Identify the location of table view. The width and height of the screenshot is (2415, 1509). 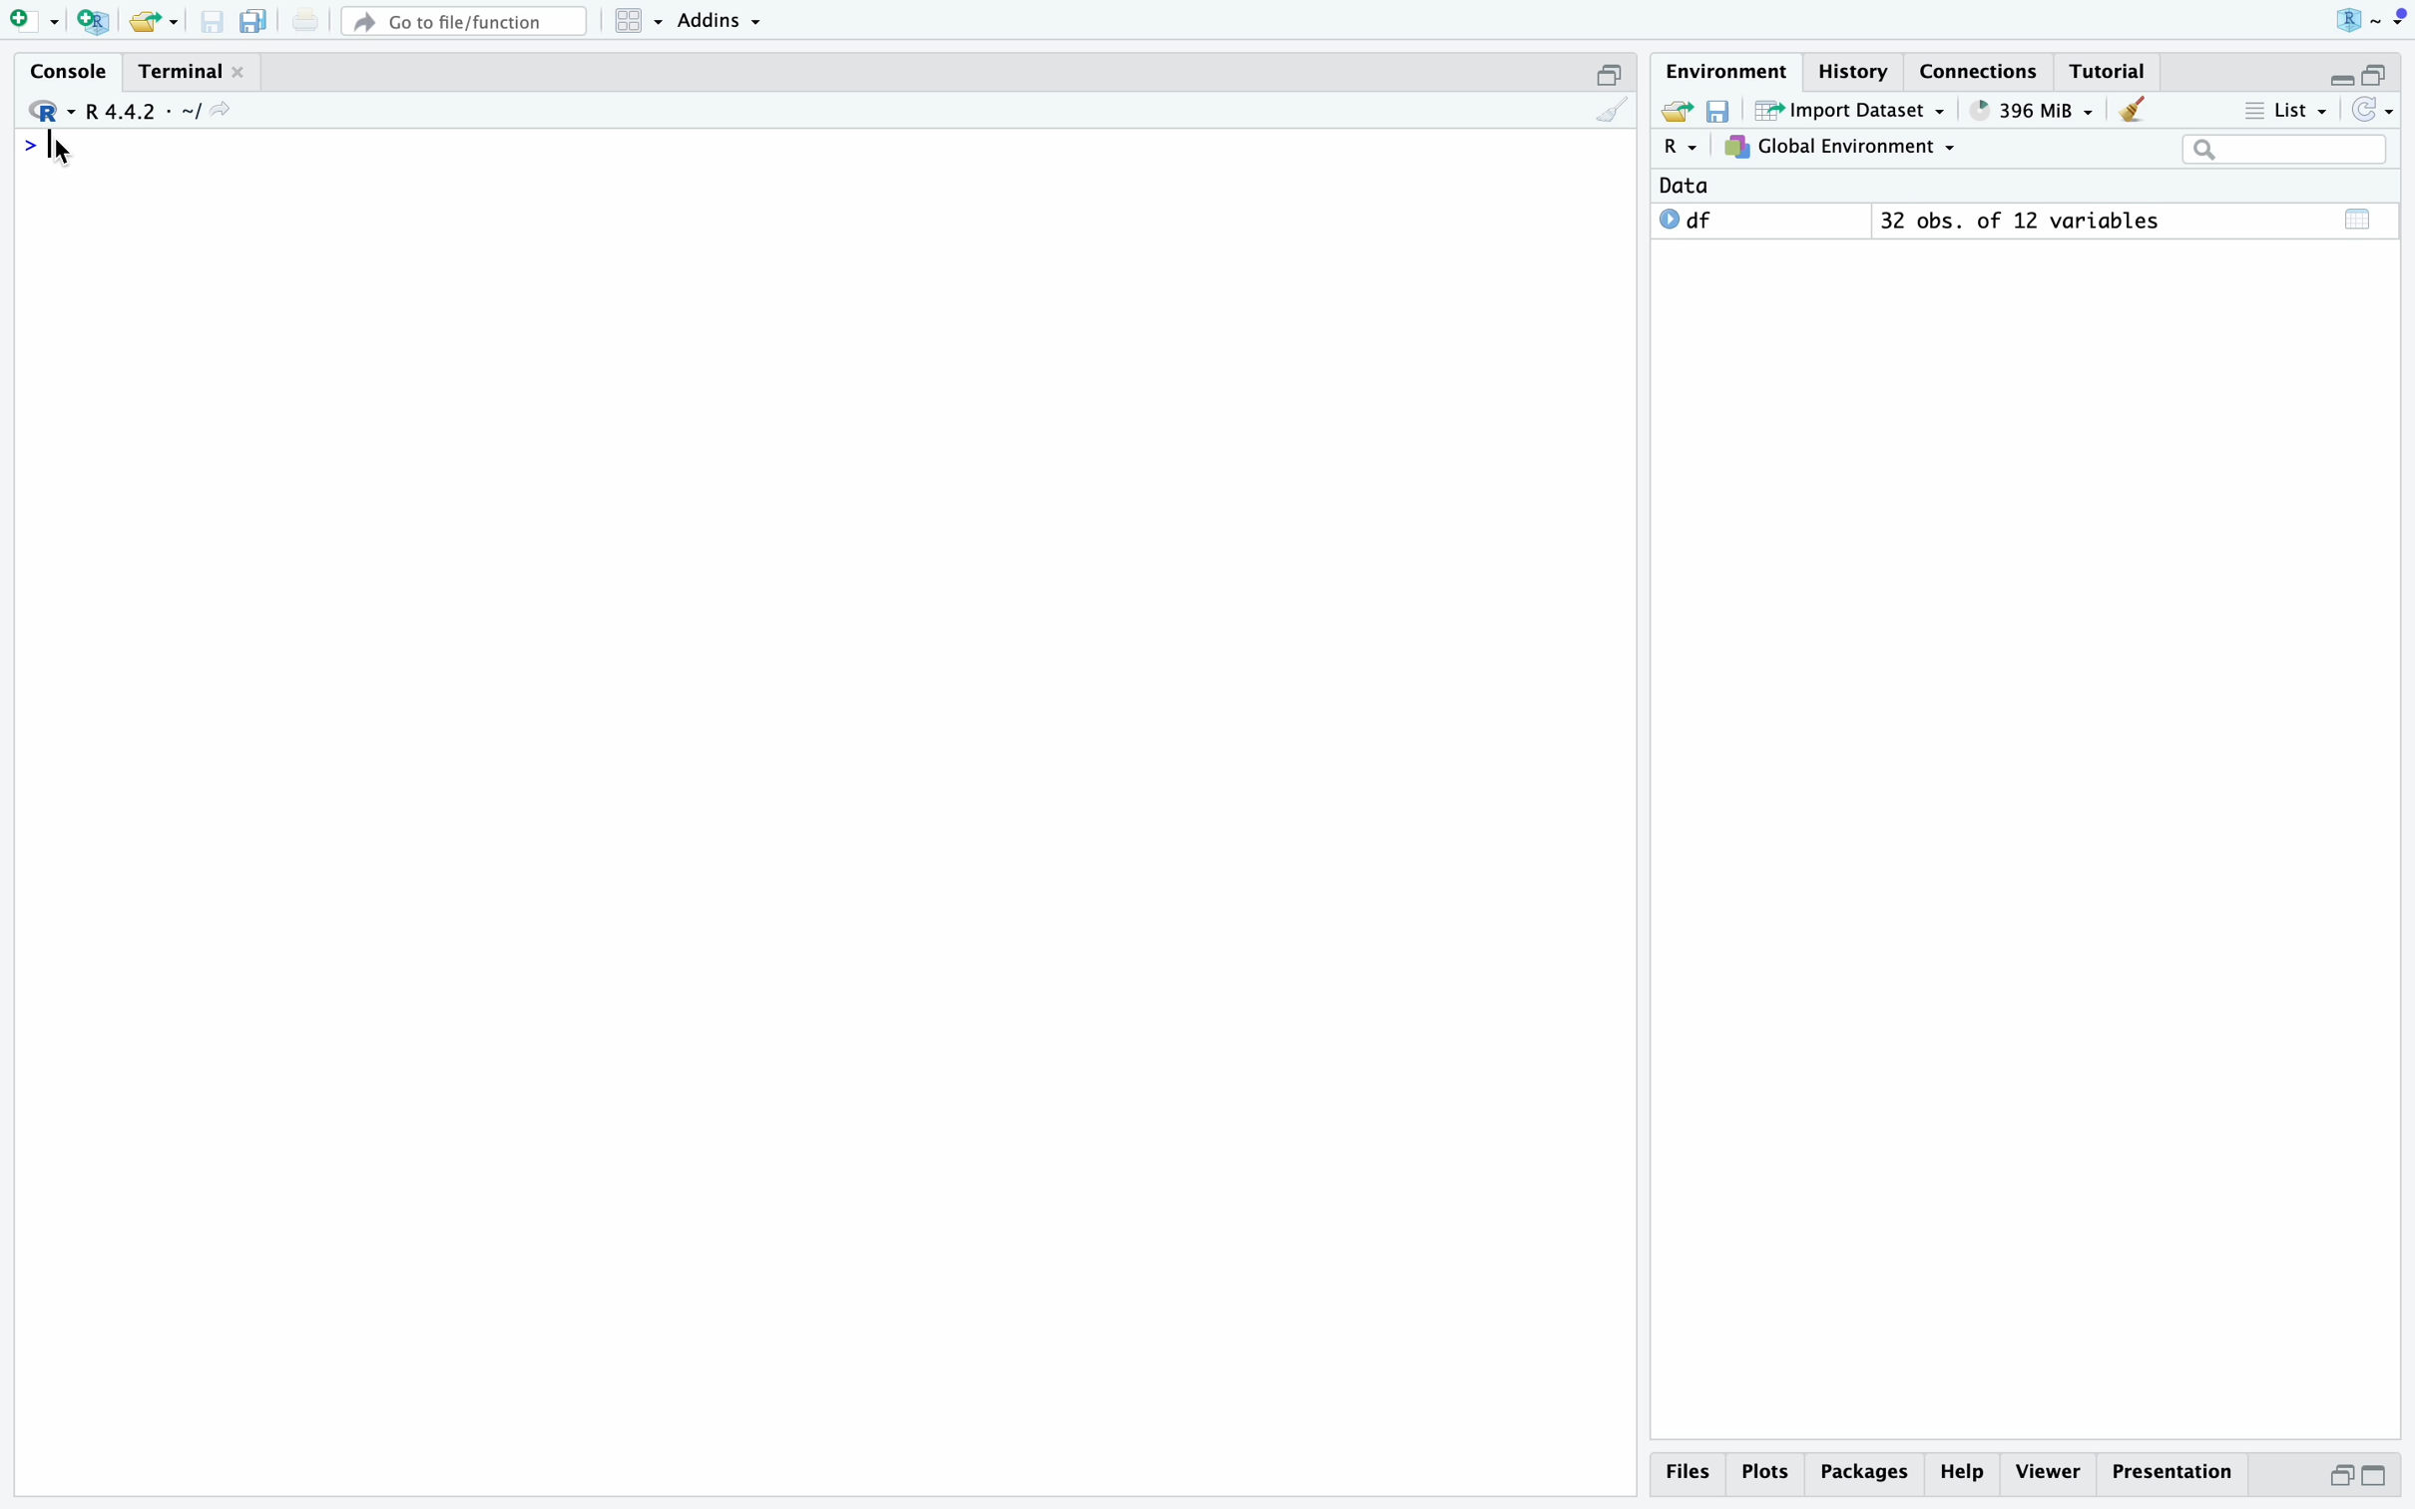
(2357, 219).